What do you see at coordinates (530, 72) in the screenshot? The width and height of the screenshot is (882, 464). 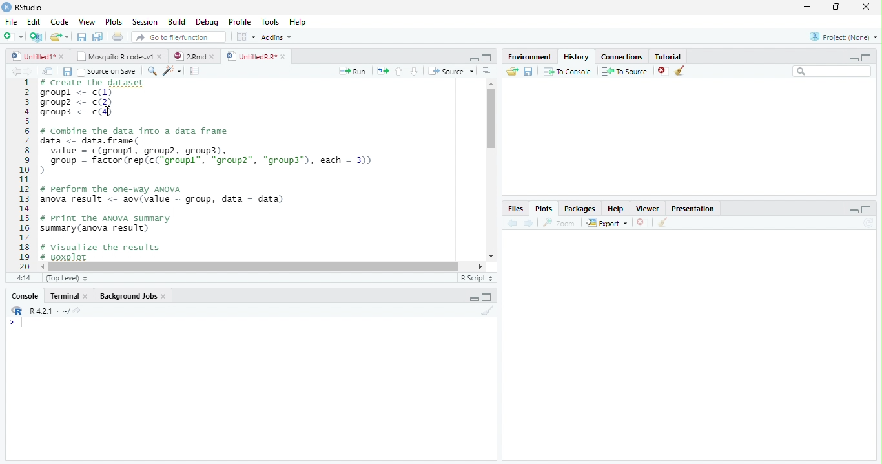 I see `Save workspace as ` at bounding box center [530, 72].